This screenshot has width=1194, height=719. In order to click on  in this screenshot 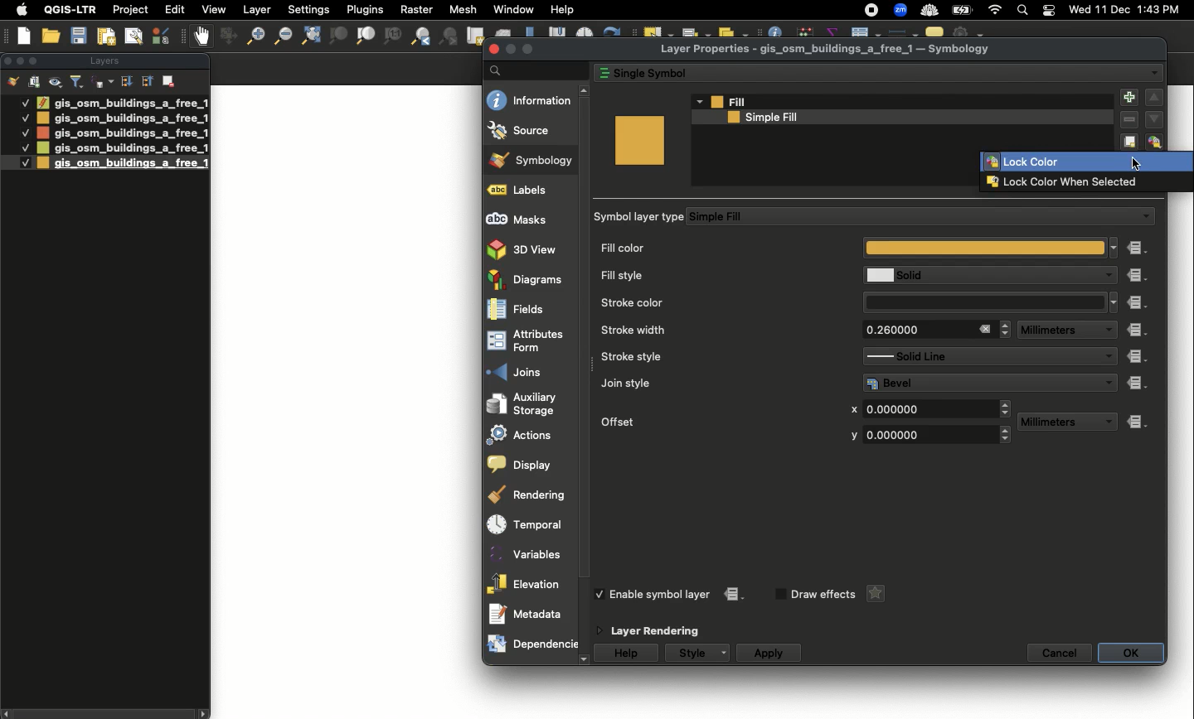, I will do `click(735, 594)`.